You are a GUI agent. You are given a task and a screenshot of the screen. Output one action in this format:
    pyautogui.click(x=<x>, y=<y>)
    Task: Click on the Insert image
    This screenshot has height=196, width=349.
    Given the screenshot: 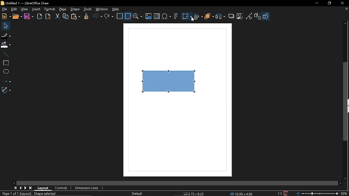 What is the action you would take?
    pyautogui.click(x=149, y=17)
    